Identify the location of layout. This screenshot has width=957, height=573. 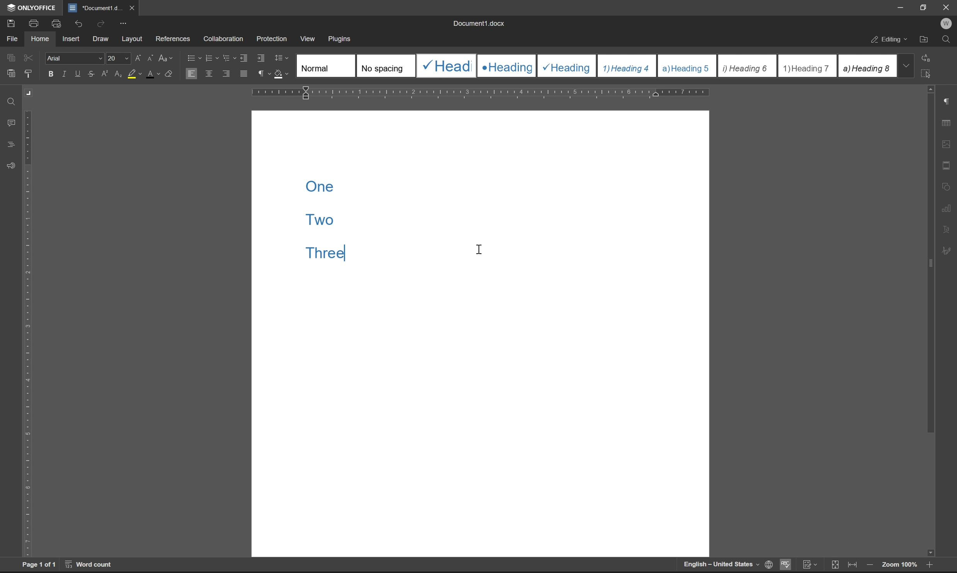
(132, 39).